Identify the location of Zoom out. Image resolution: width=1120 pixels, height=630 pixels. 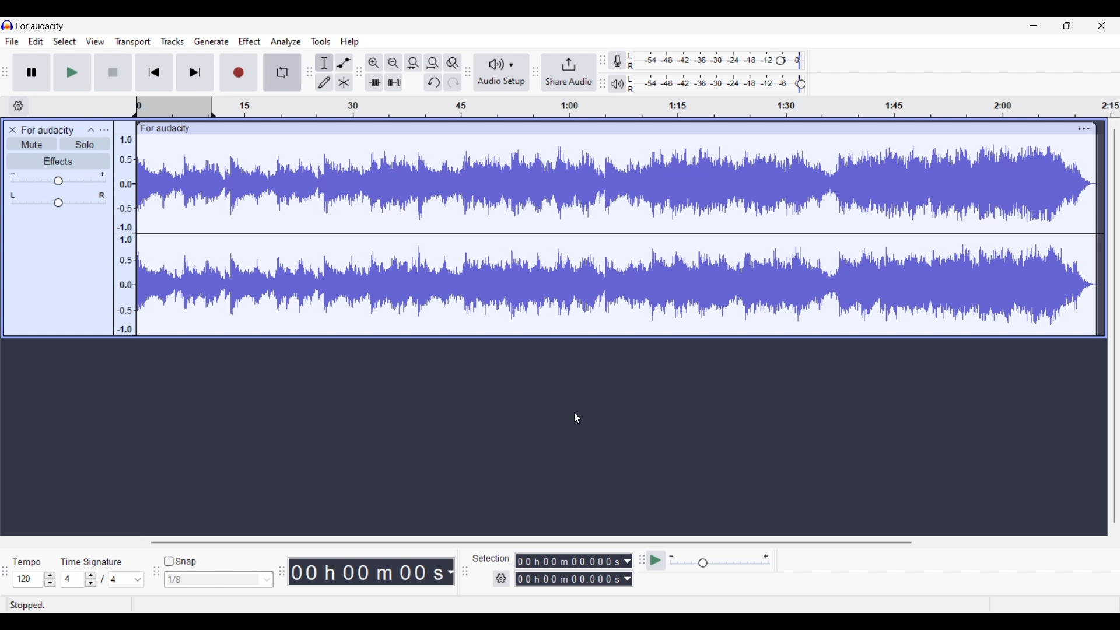
(394, 62).